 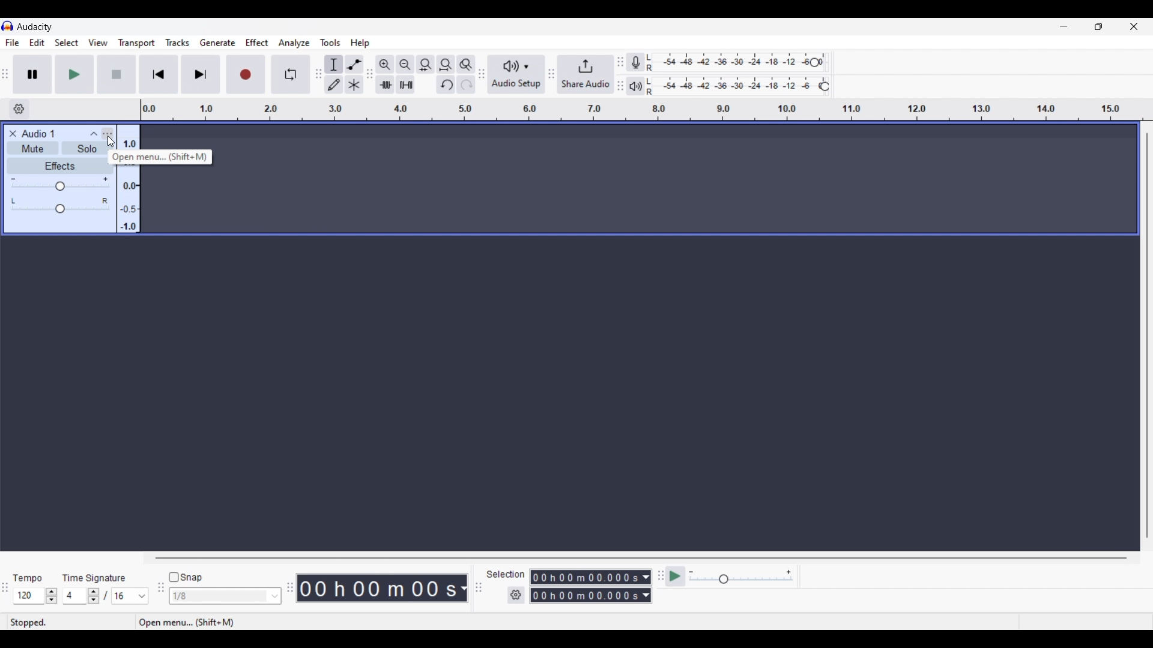 I want to click on Slider to change playback speed, so click(x=741, y=580).